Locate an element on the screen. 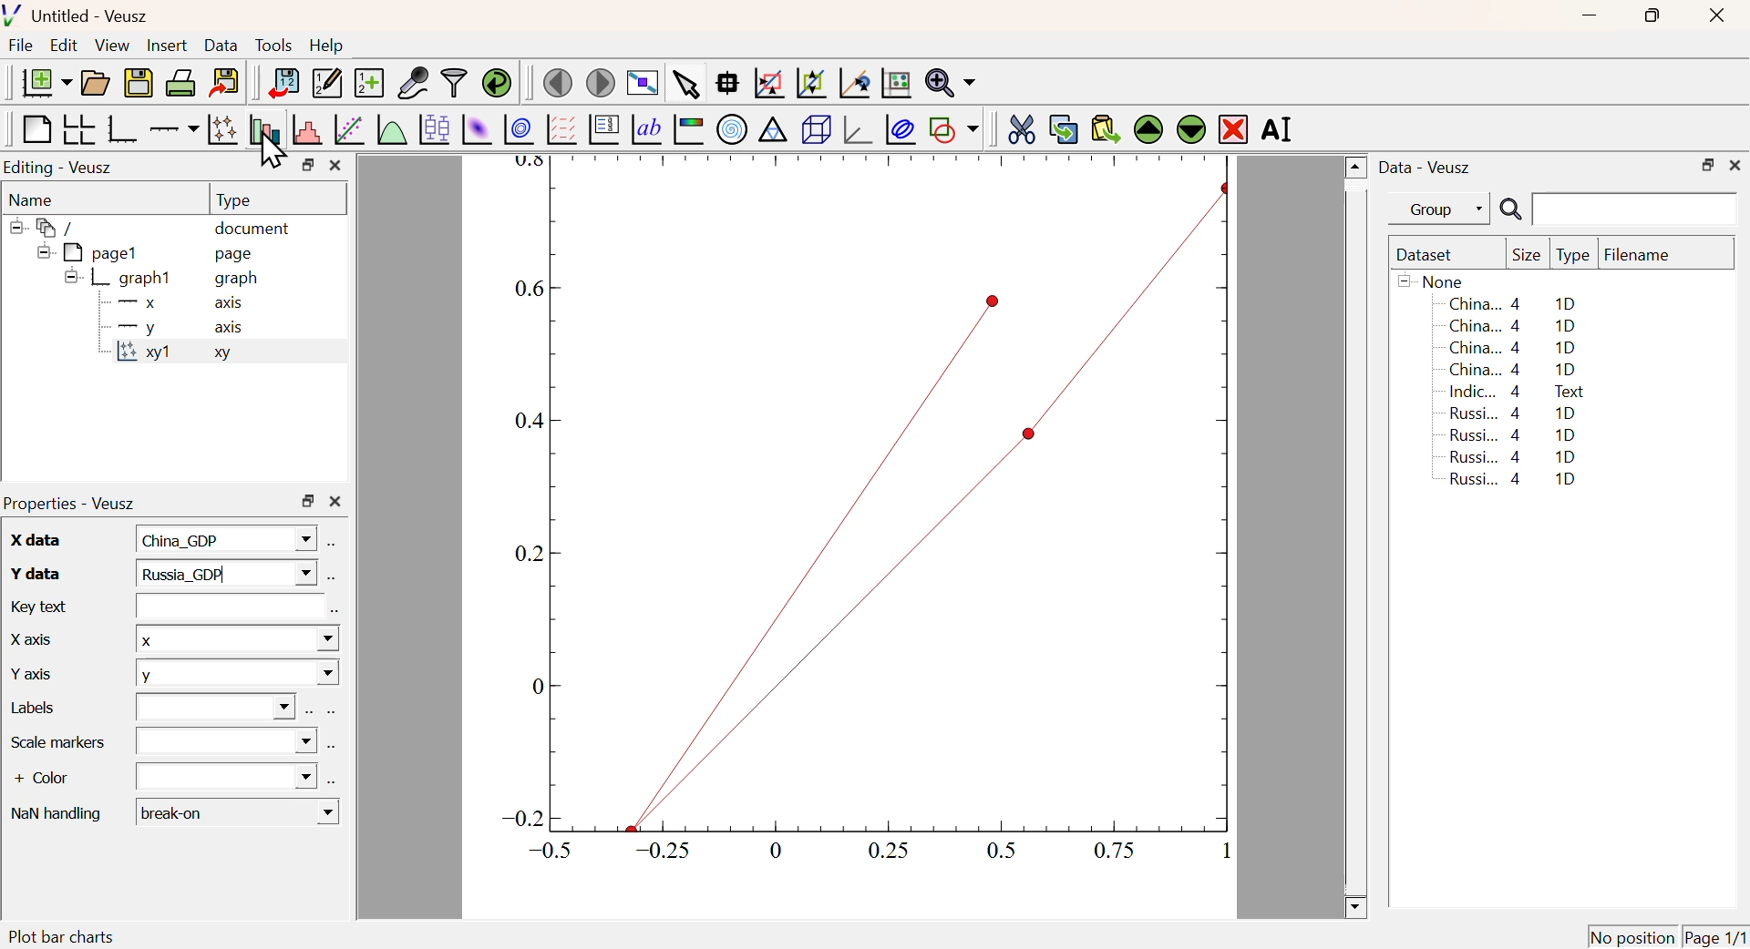 The height and width of the screenshot is (949, 1750). China... 4 1D is located at coordinates (1516, 325).